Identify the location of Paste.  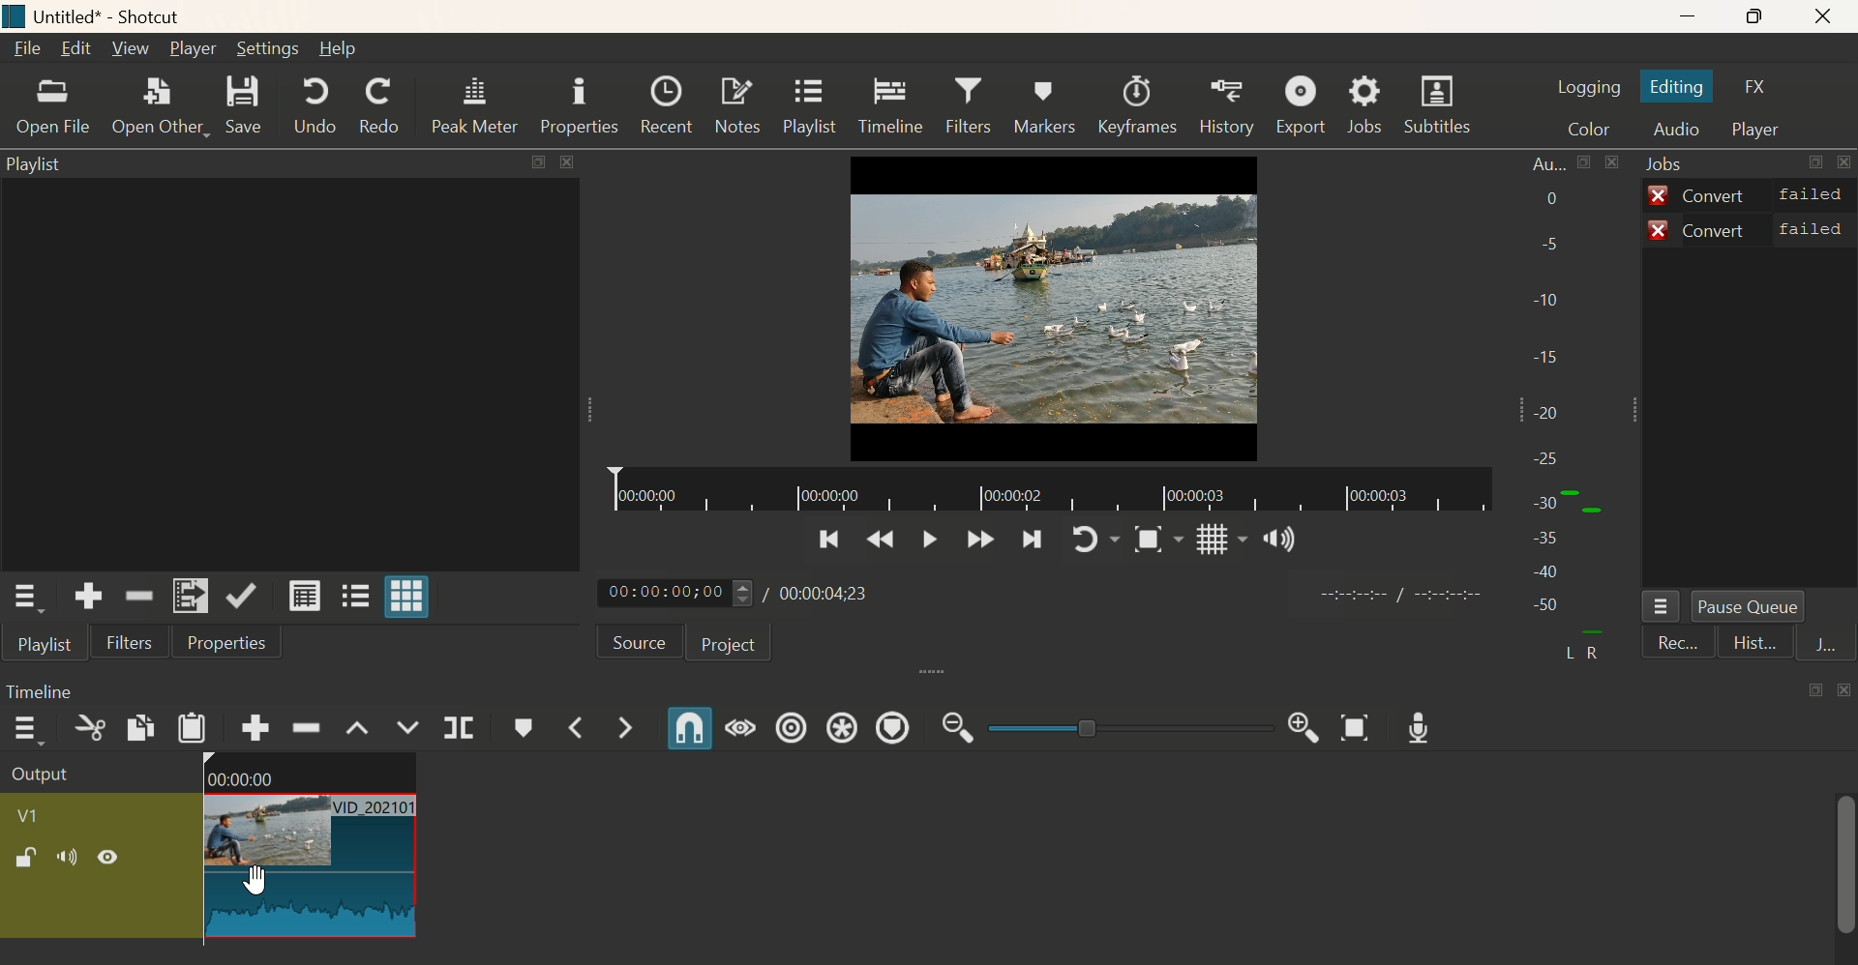
(195, 731).